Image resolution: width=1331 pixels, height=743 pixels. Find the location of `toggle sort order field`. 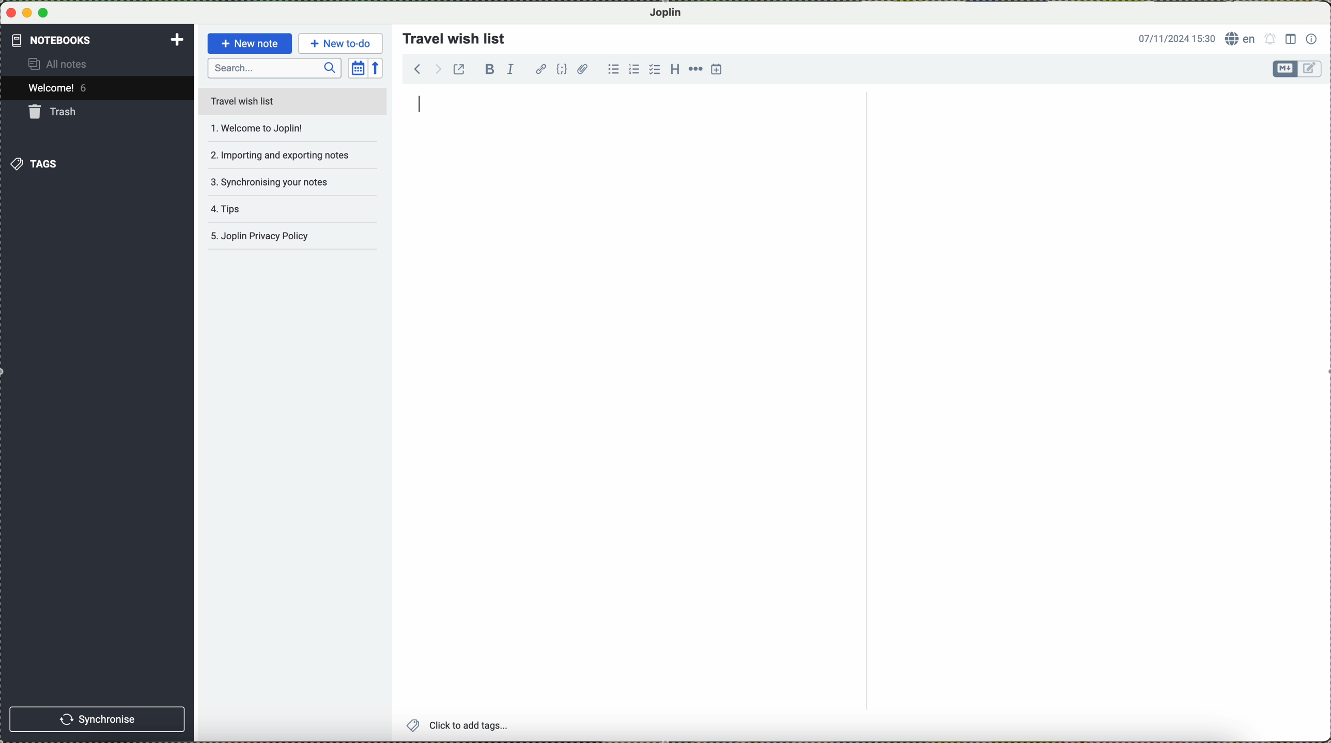

toggle sort order field is located at coordinates (357, 67).